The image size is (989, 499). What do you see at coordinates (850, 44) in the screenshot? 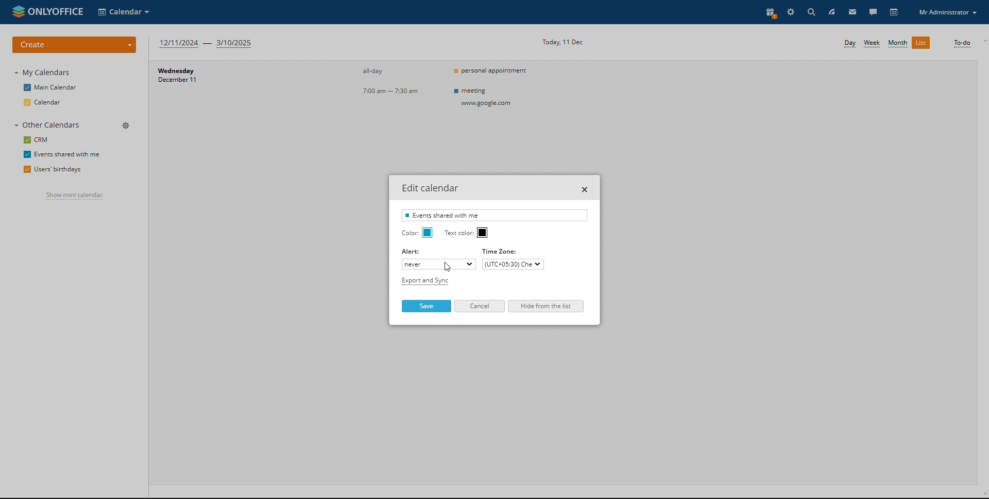
I see `day view` at bounding box center [850, 44].